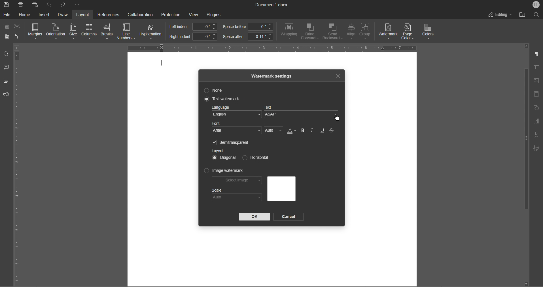 The image size is (543, 287). What do you see at coordinates (26, 15) in the screenshot?
I see `Home` at bounding box center [26, 15].